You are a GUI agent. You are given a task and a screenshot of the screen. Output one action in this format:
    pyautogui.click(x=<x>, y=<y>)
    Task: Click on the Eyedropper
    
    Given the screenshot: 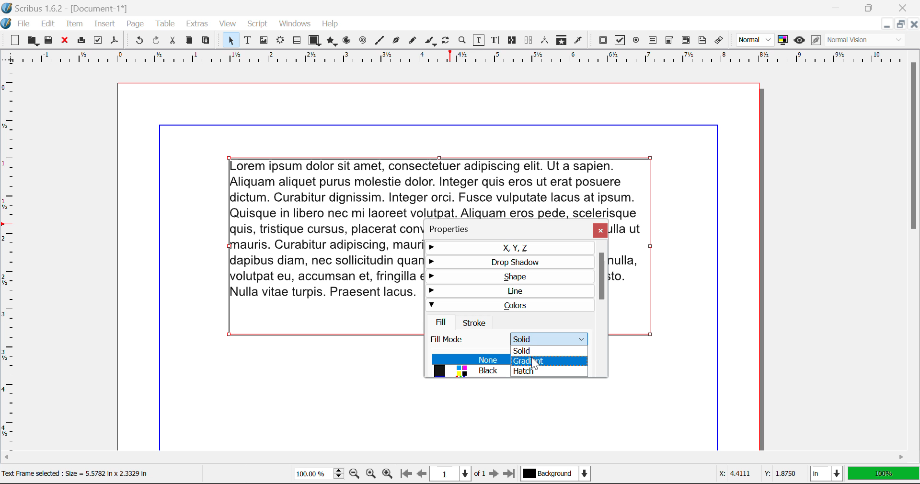 What is the action you would take?
    pyautogui.click(x=578, y=42)
    